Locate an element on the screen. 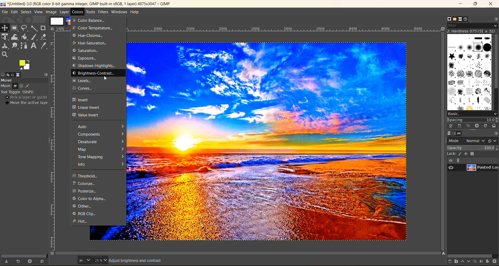 The height and width of the screenshot is (266, 499). delete tool preset is located at coordinates (31, 261).